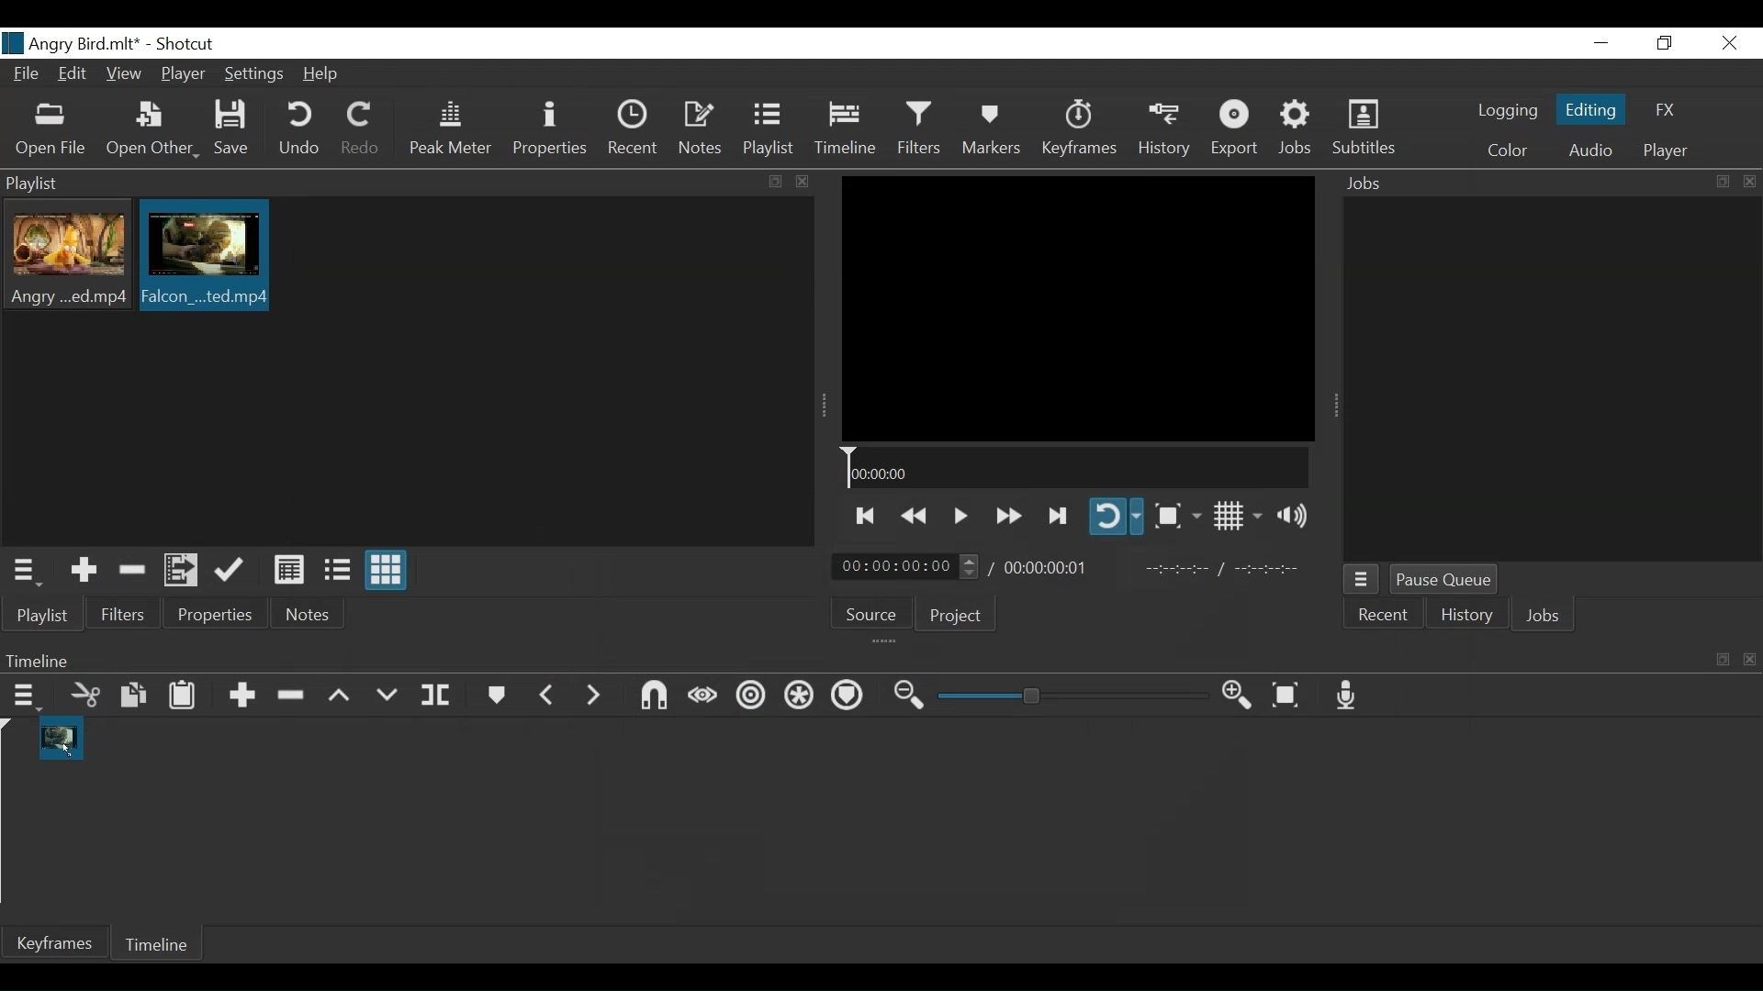 The height and width of the screenshot is (991, 1763). I want to click on Open Other, so click(152, 129).